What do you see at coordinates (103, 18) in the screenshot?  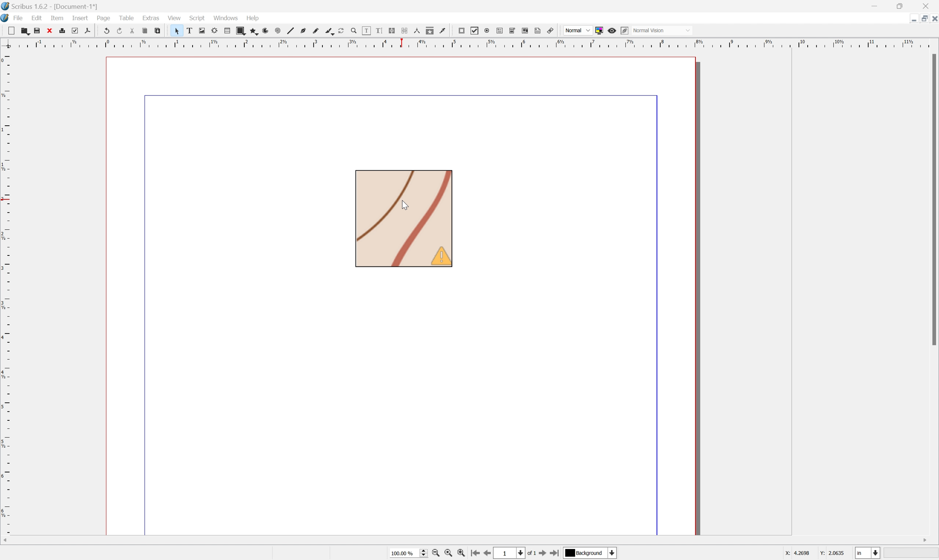 I see `Page` at bounding box center [103, 18].